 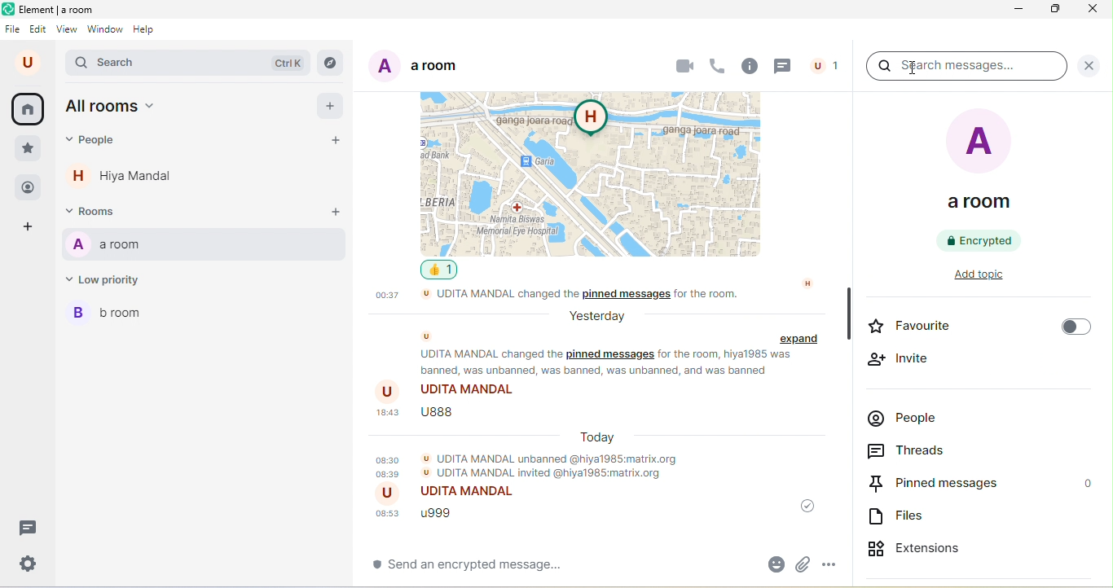 I want to click on location, so click(x=597, y=172).